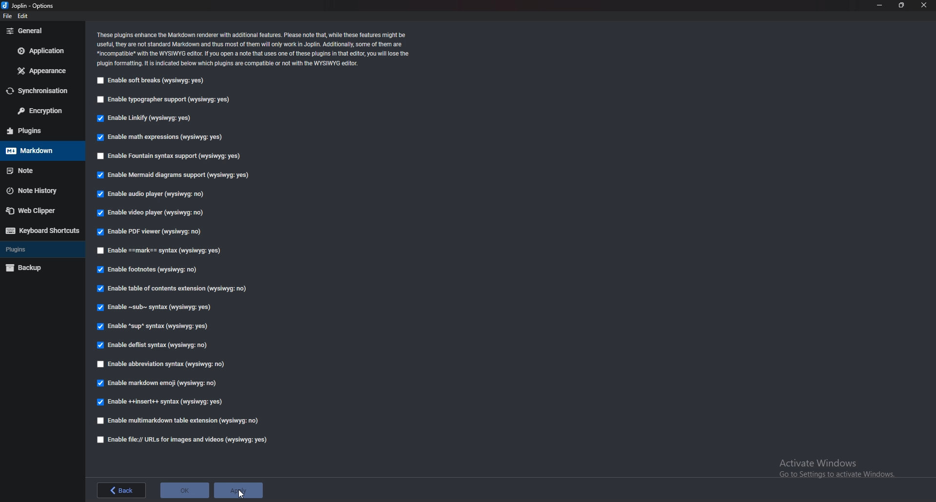  Describe the element at coordinates (840, 466) in the screenshot. I see `activate windows` at that location.